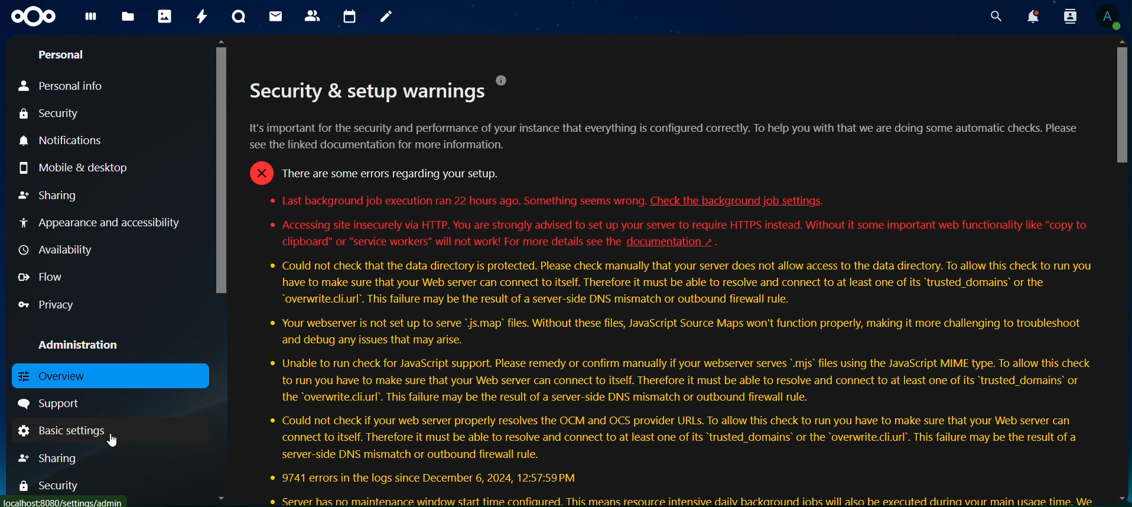  What do you see at coordinates (1111, 18) in the screenshot?
I see `View Profile` at bounding box center [1111, 18].